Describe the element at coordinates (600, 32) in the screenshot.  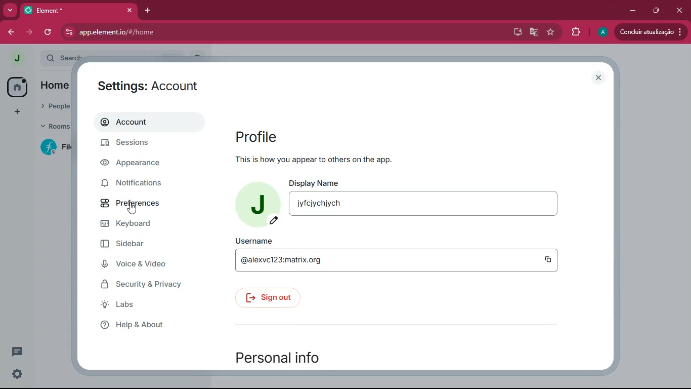
I see `profile ` at that location.